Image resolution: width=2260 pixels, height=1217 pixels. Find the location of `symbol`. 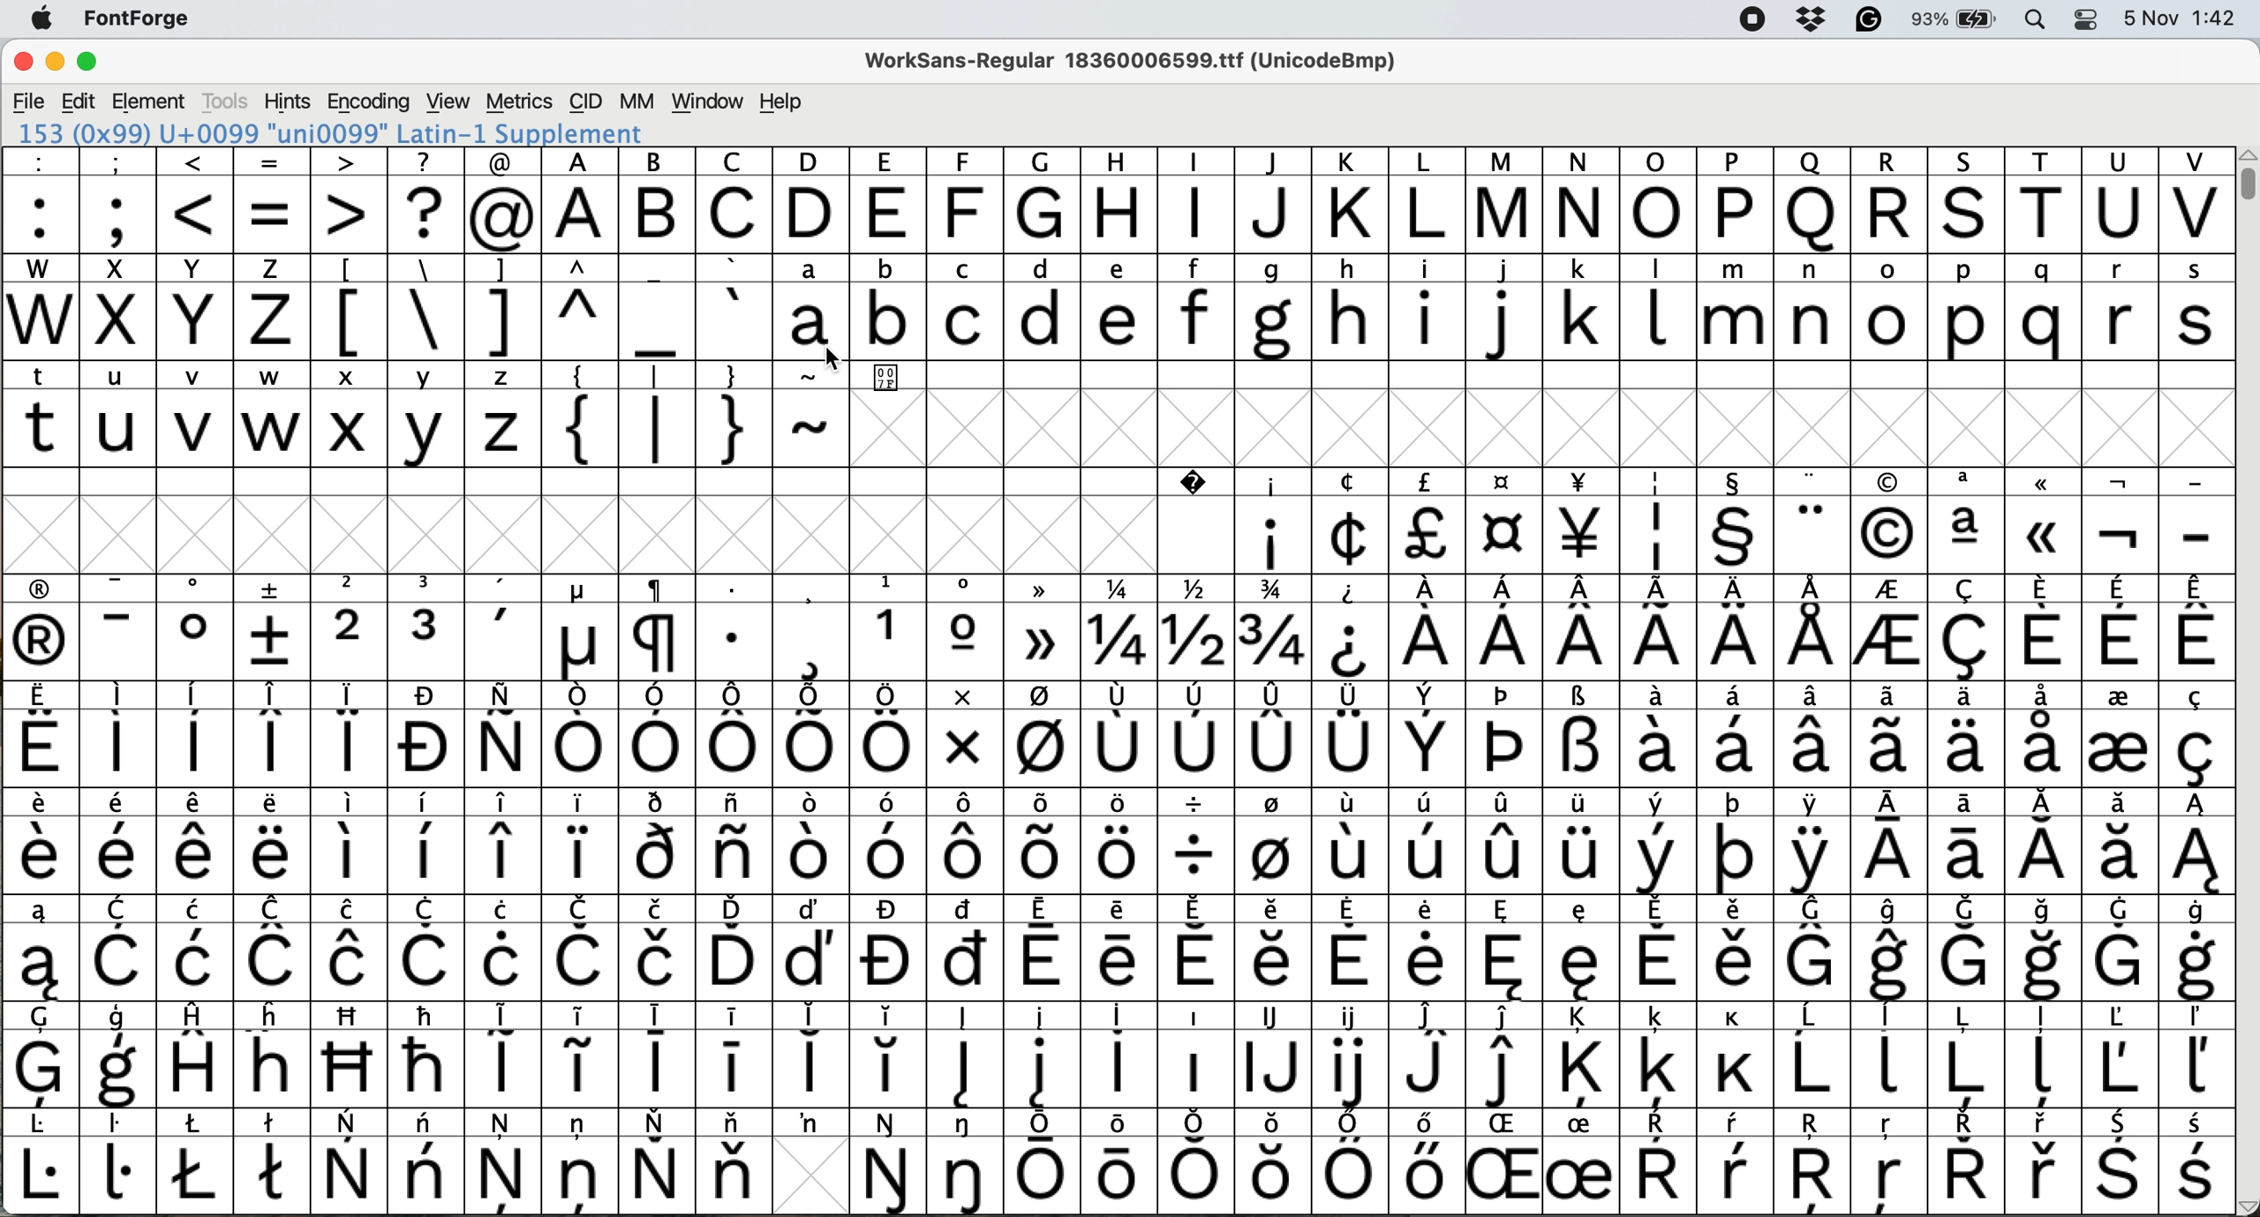

symbol is located at coordinates (200, 948).